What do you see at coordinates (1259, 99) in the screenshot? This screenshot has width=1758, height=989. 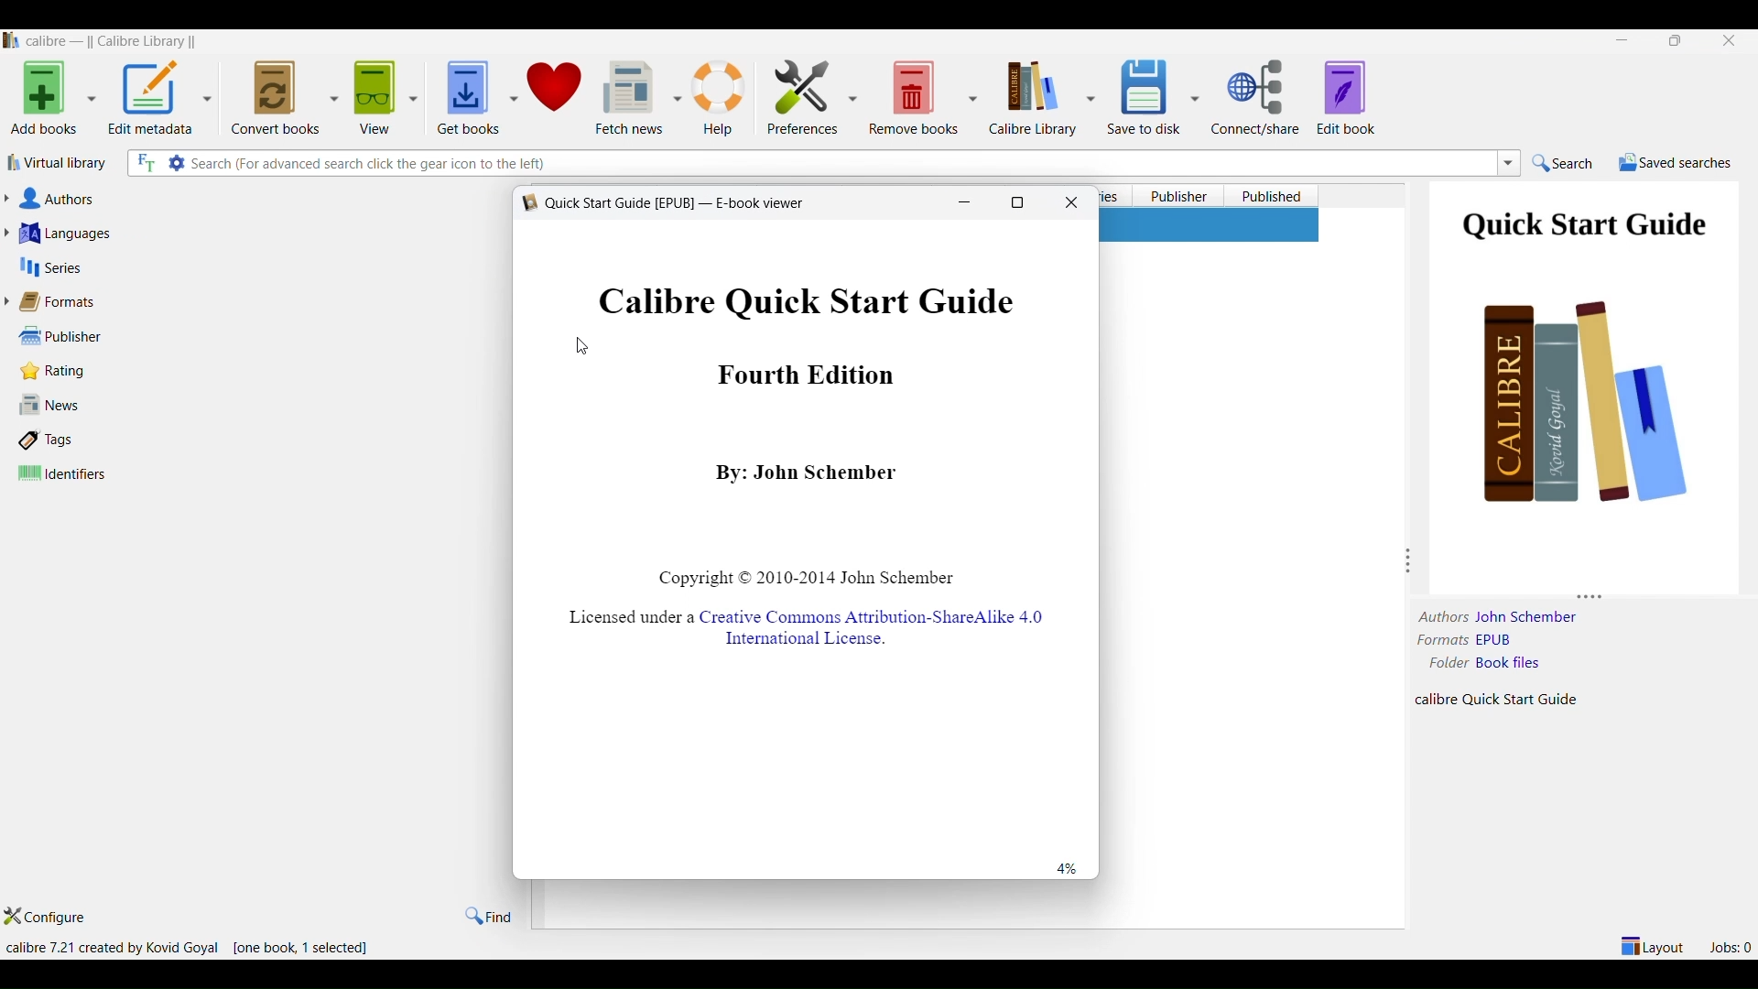 I see `connect/share` at bounding box center [1259, 99].